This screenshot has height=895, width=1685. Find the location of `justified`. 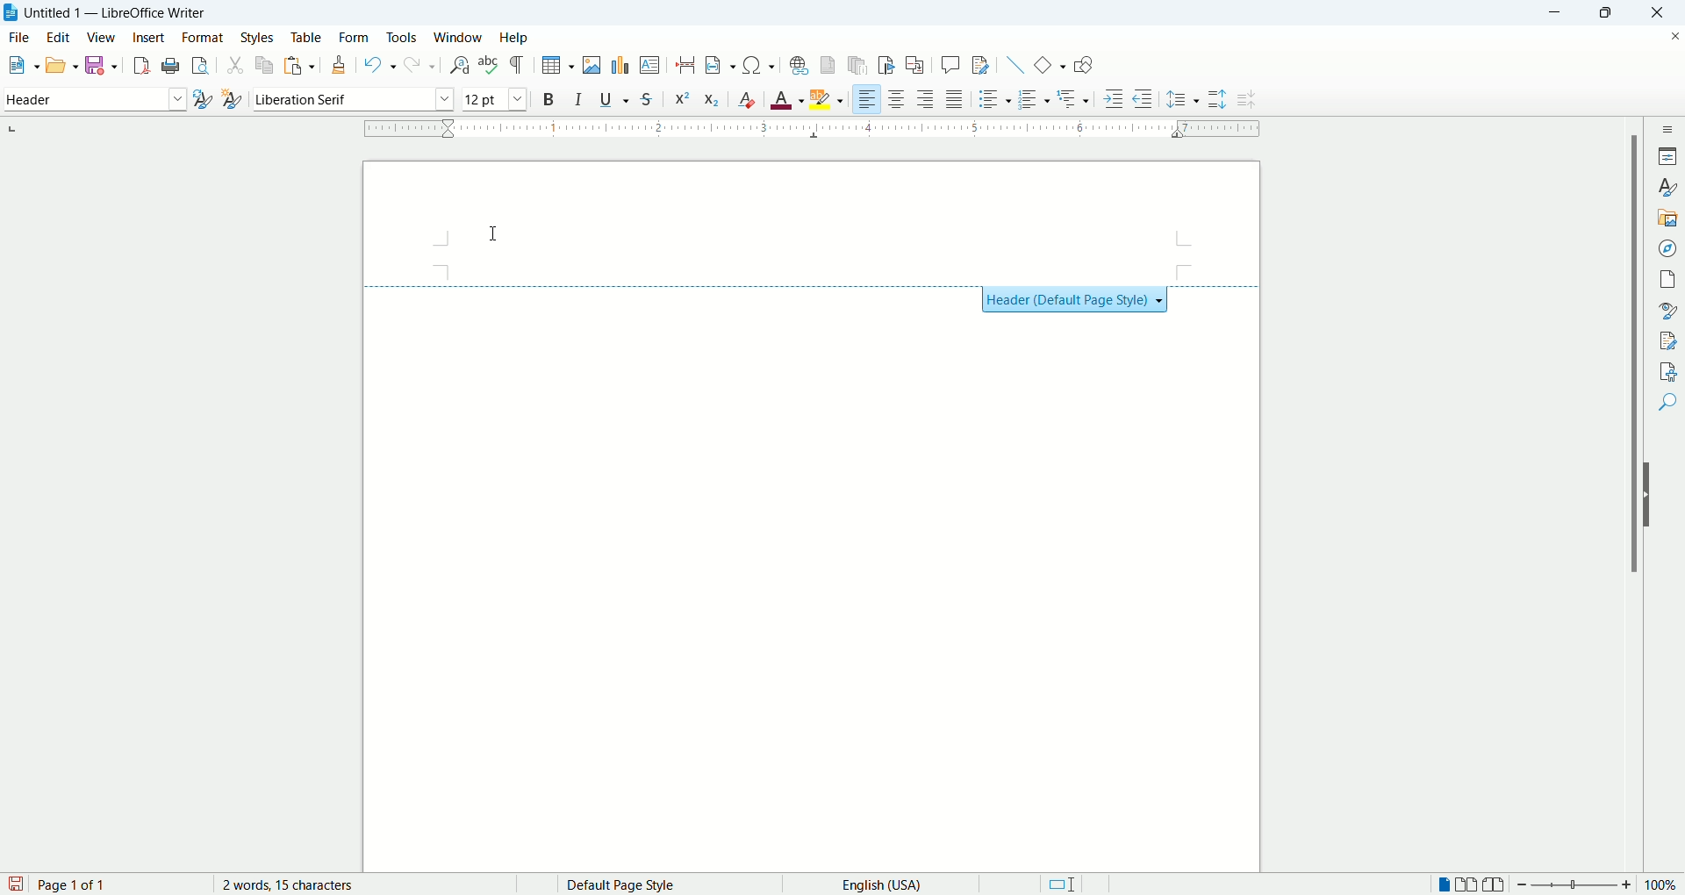

justified is located at coordinates (955, 100).